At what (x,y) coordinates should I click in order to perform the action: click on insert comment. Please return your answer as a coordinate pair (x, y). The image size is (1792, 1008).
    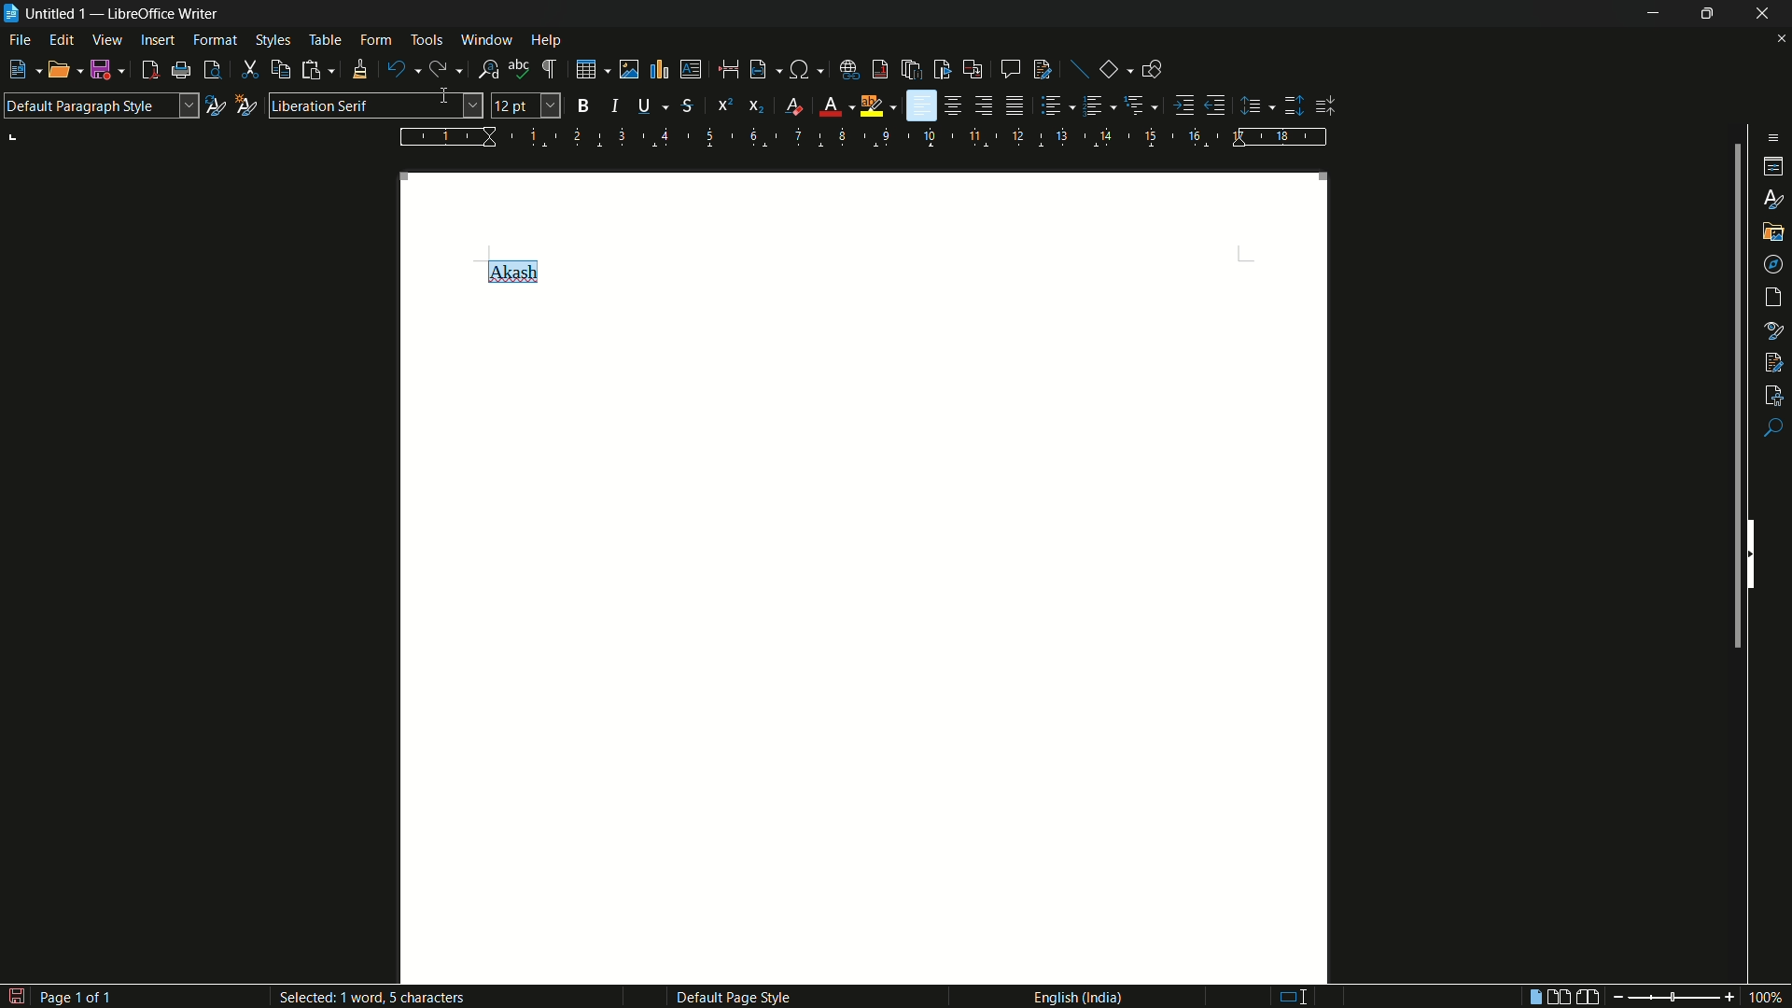
    Looking at the image, I should click on (1010, 69).